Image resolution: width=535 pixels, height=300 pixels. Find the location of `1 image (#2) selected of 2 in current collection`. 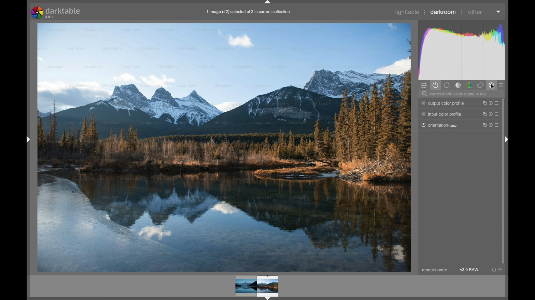

1 image (#2) selected of 2 in current collection is located at coordinates (251, 14).